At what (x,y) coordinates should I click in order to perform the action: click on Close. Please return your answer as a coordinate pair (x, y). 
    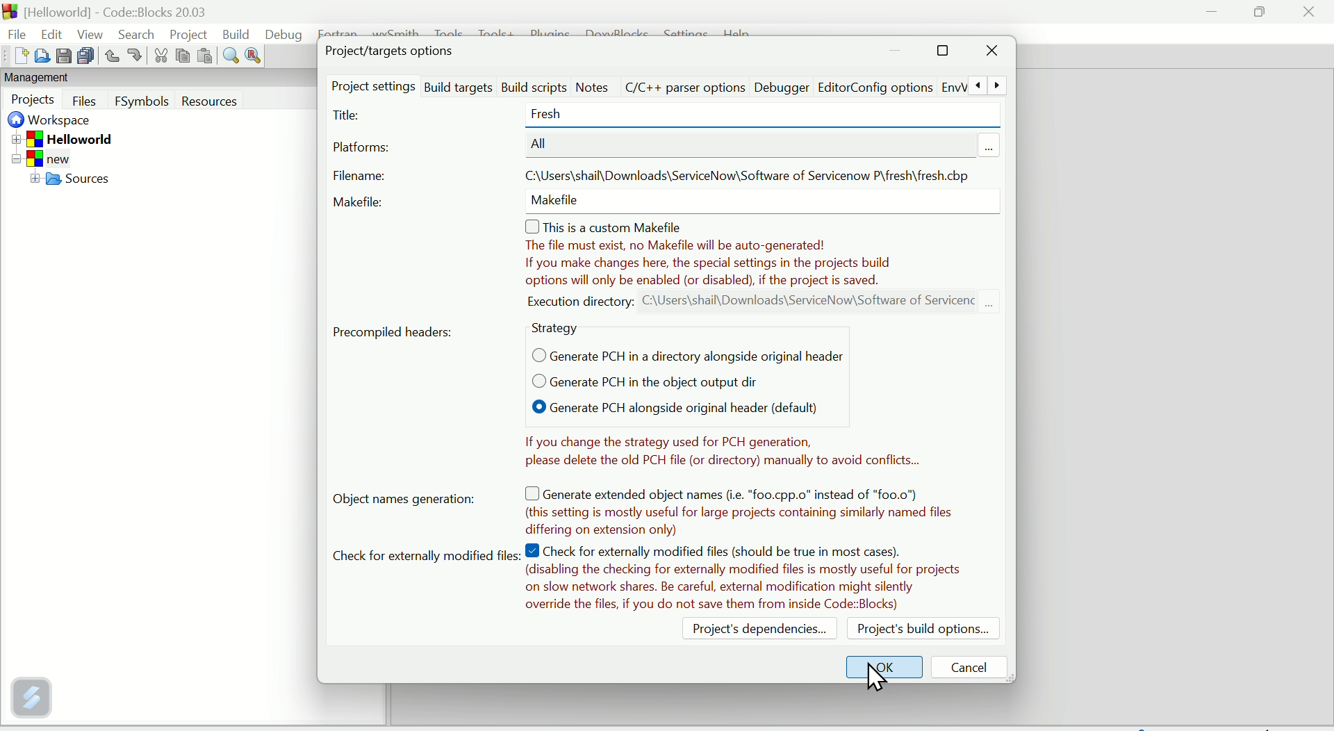
    Looking at the image, I should click on (1308, 16).